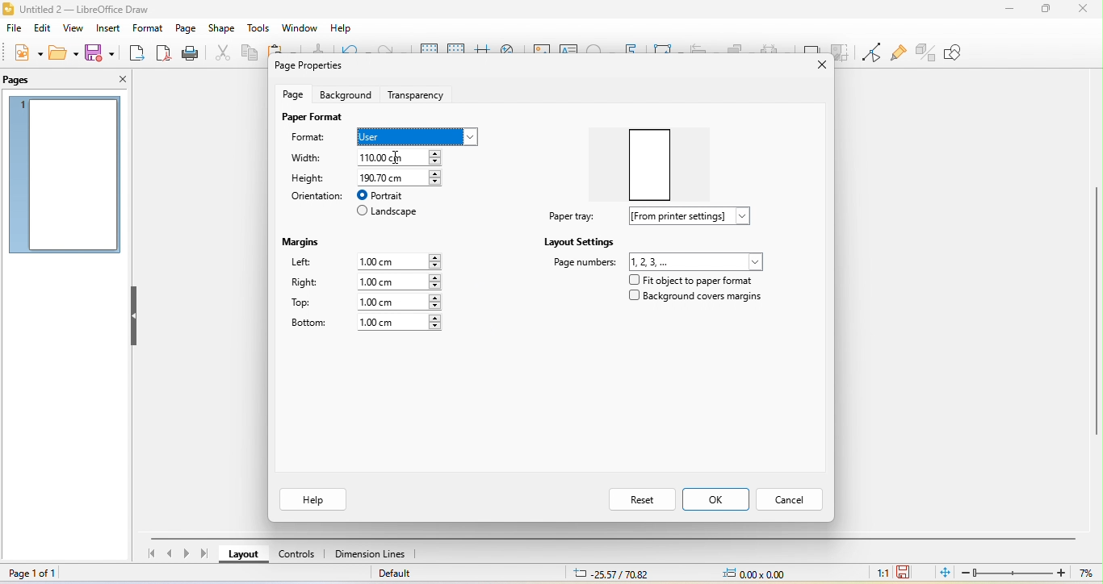  I want to click on shape, so click(222, 29).